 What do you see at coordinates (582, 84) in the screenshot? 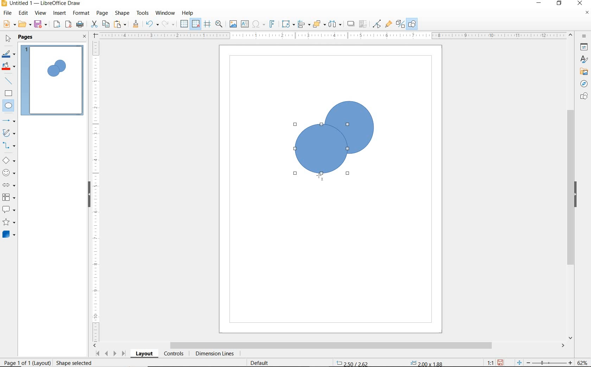
I see `NAVIGATOR` at bounding box center [582, 84].